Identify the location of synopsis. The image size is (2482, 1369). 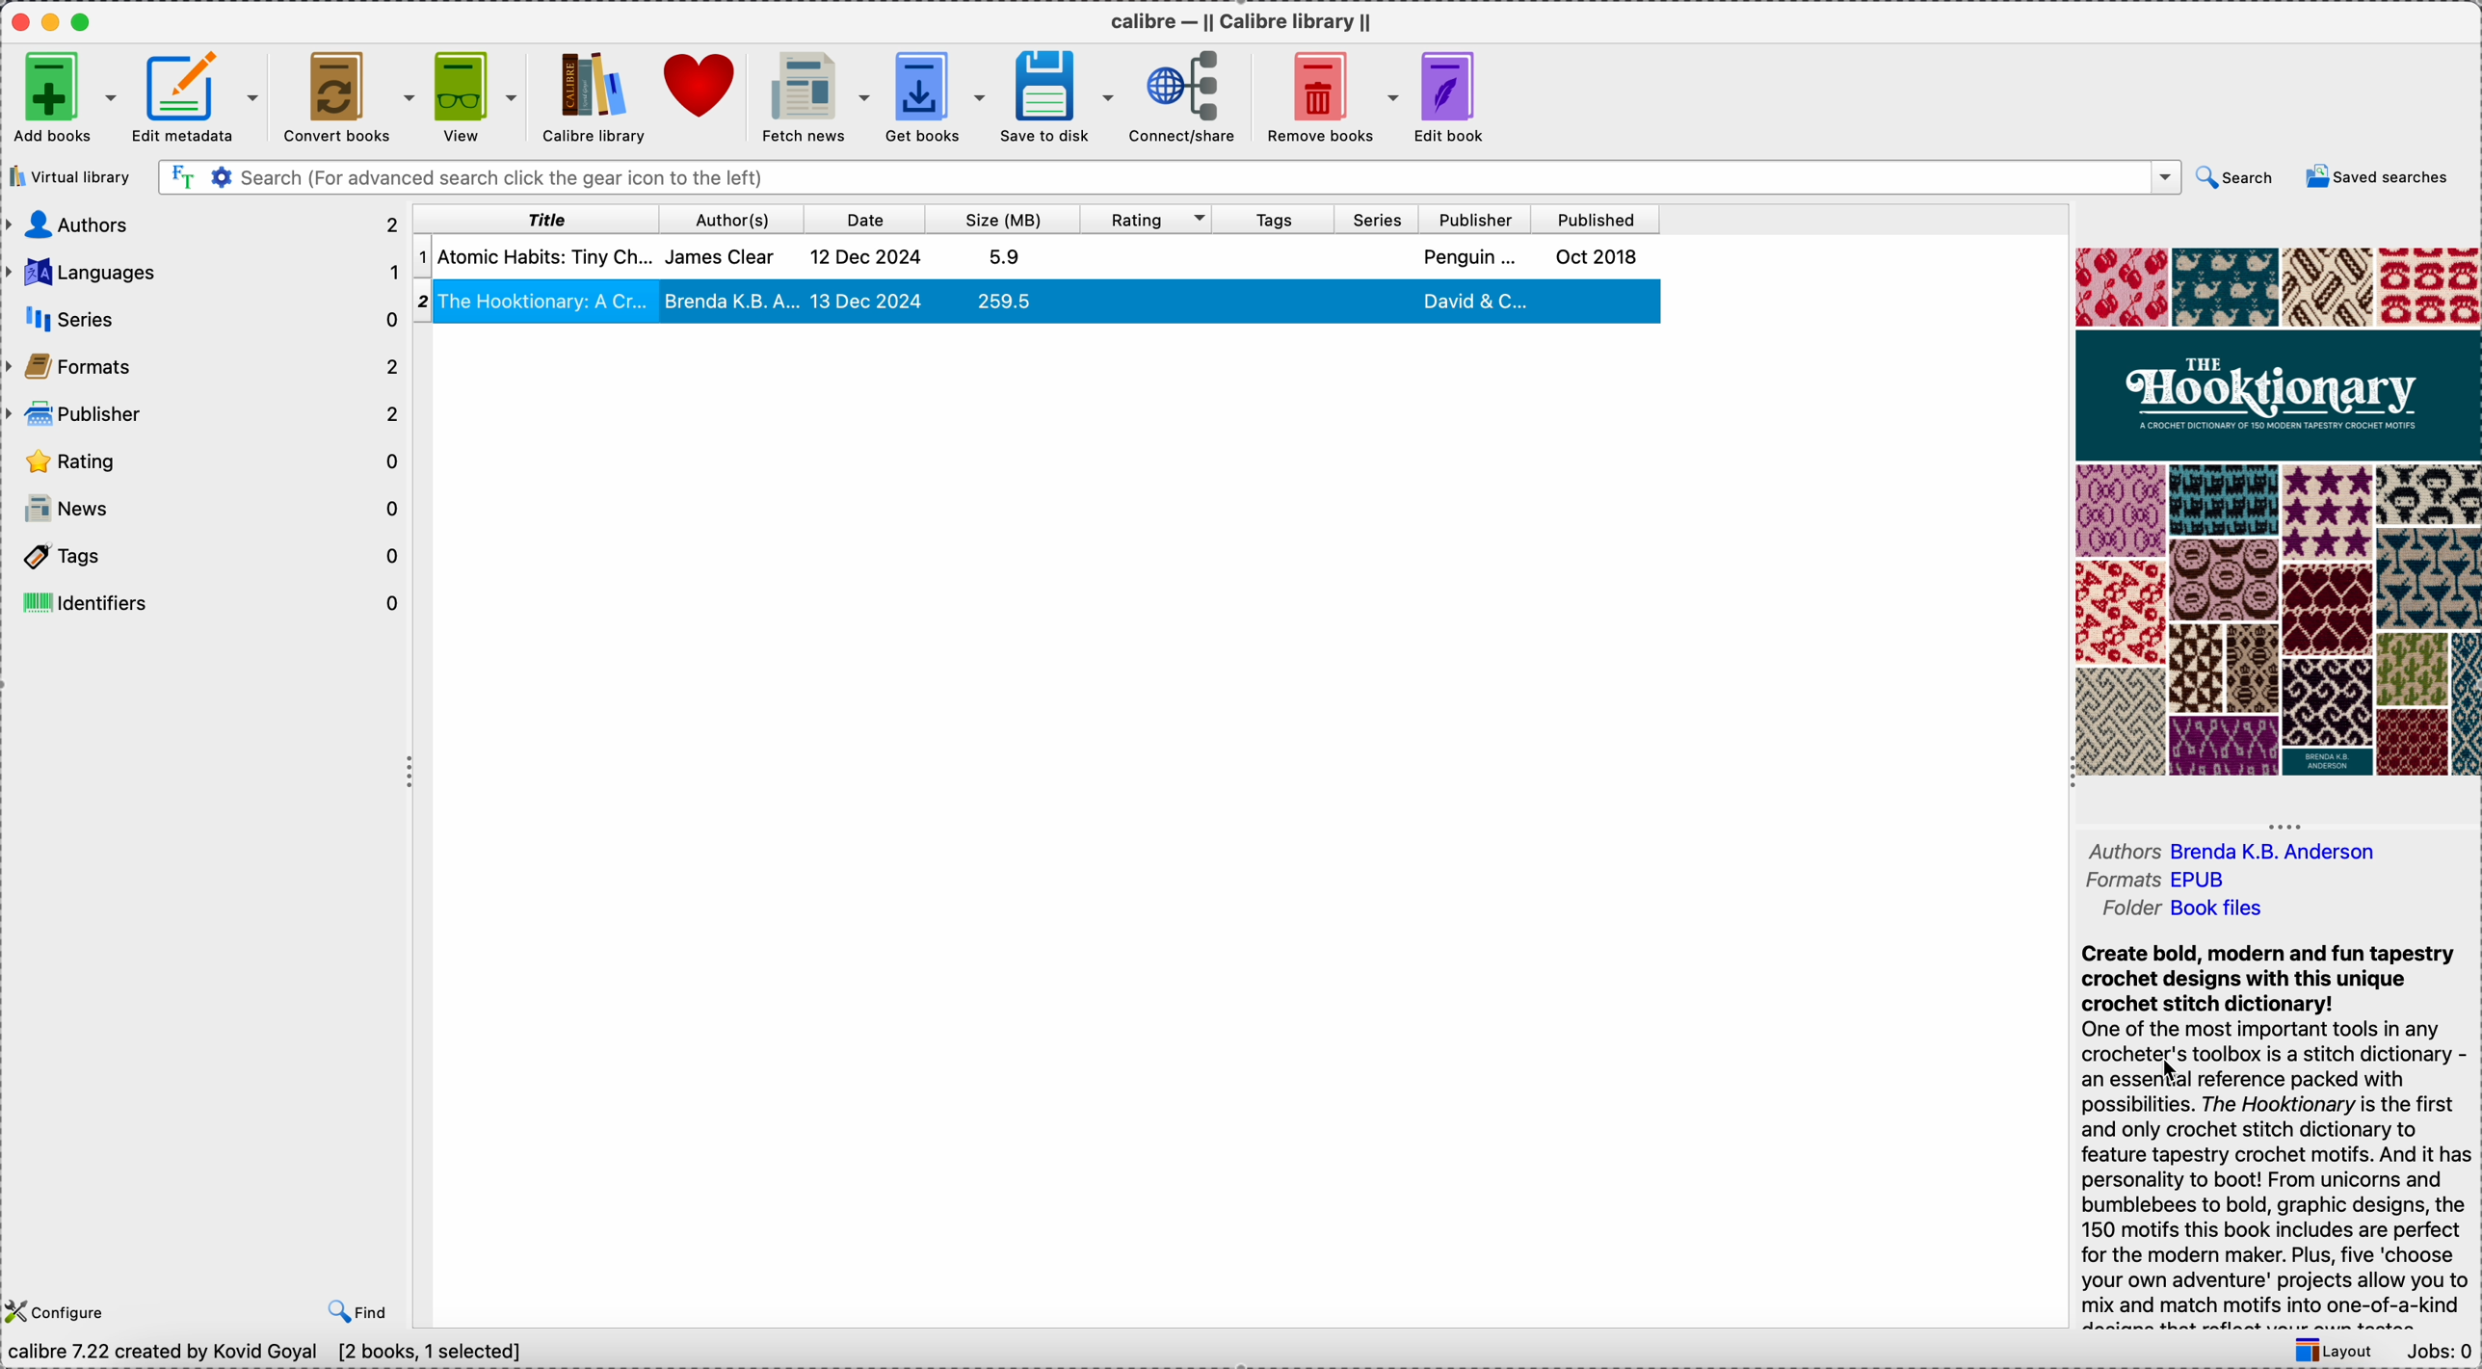
(2275, 1128).